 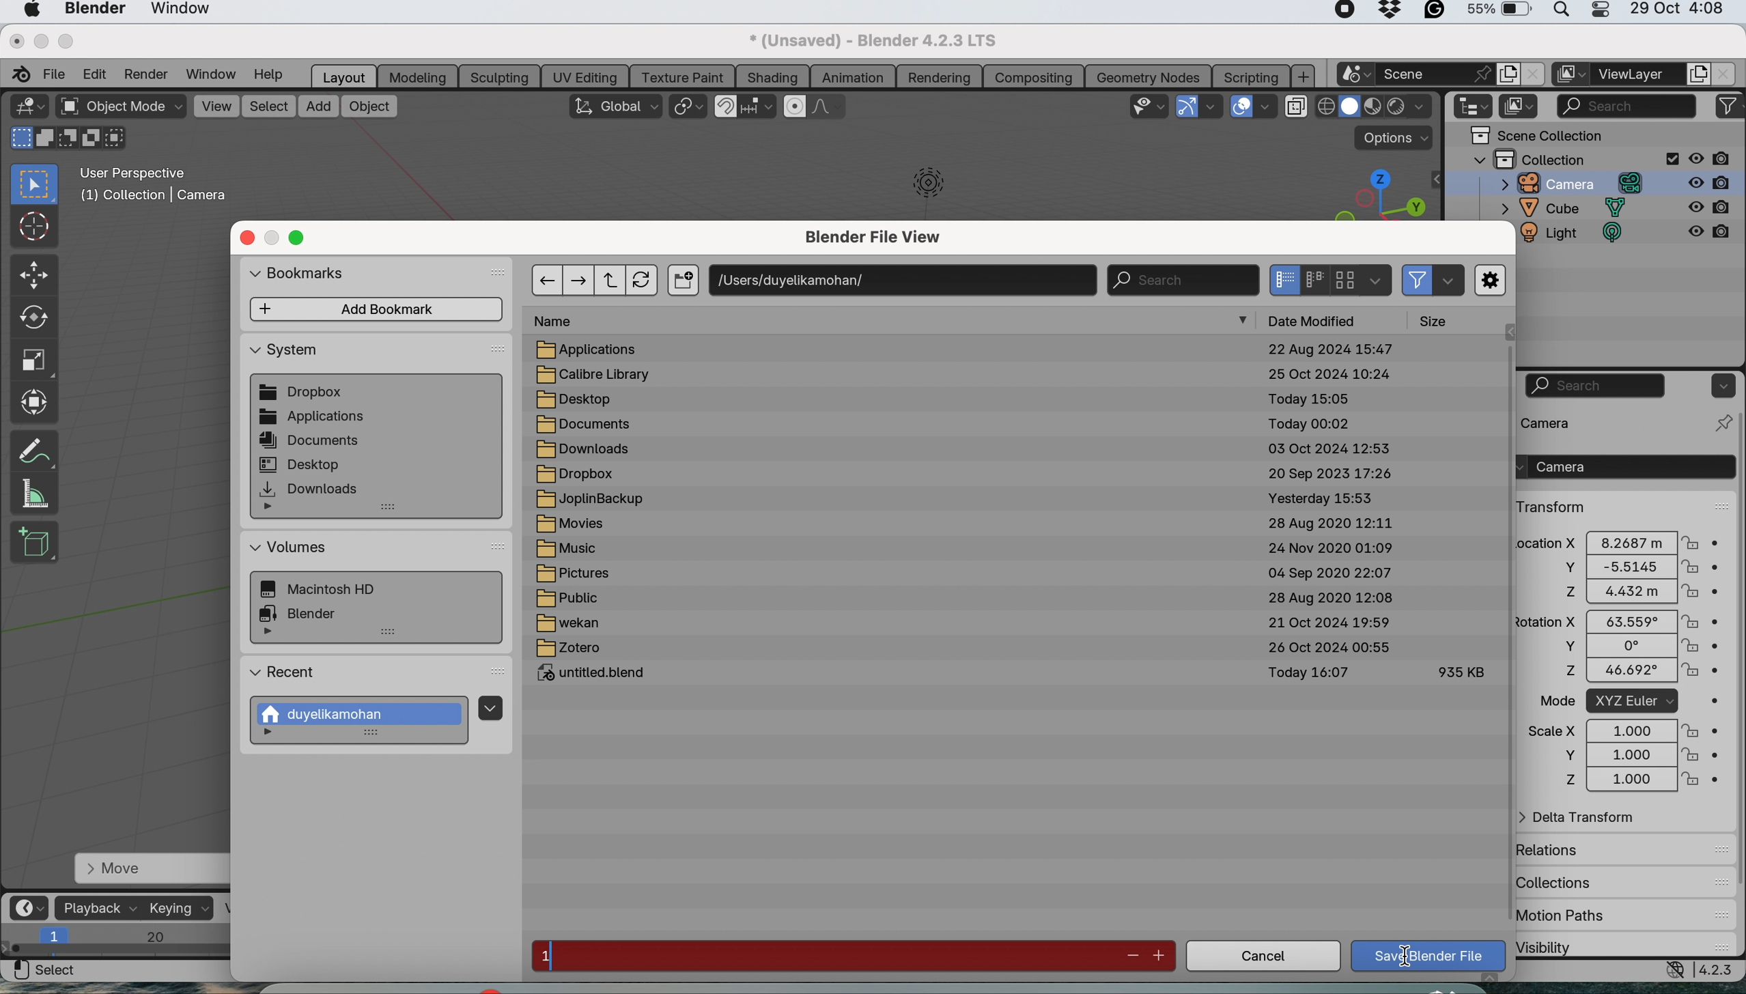 What do you see at coordinates (1553, 507) in the screenshot?
I see `transform` at bounding box center [1553, 507].